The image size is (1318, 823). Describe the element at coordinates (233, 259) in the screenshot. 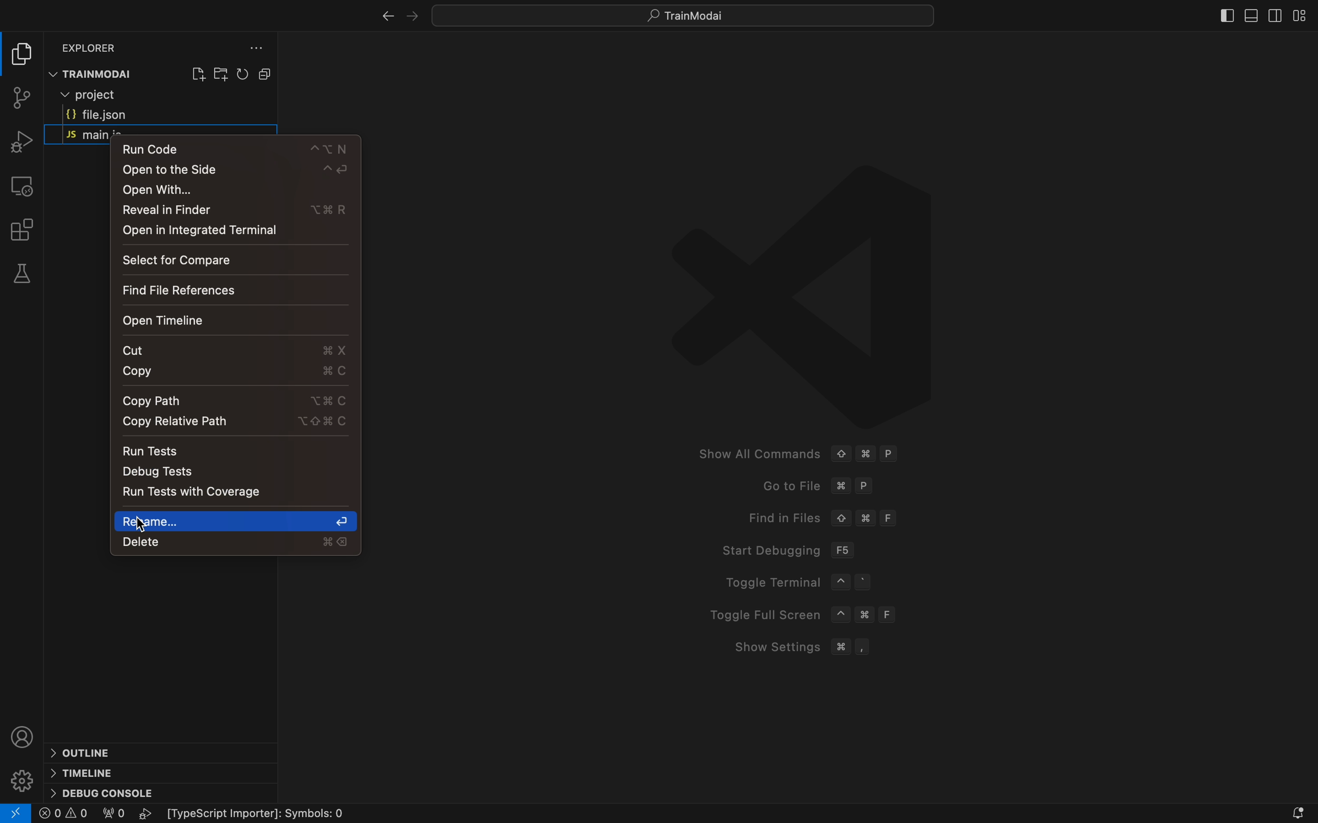

I see `select for compare` at that location.